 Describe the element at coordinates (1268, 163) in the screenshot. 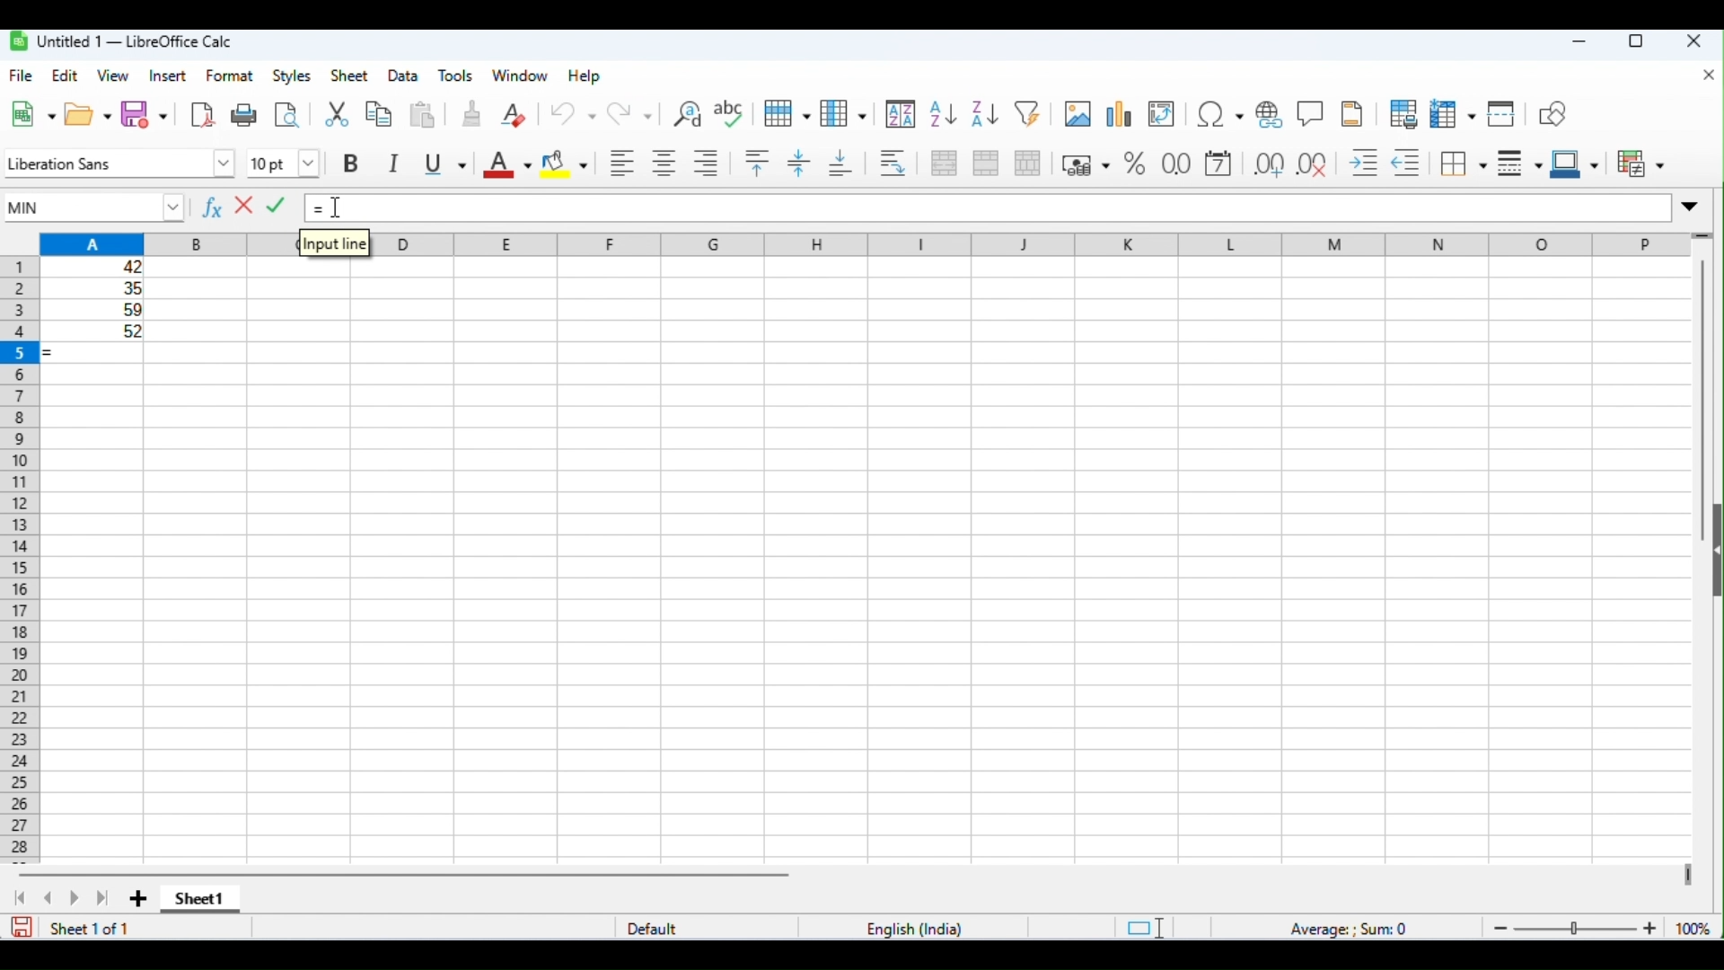

I see `add decimal place` at that location.